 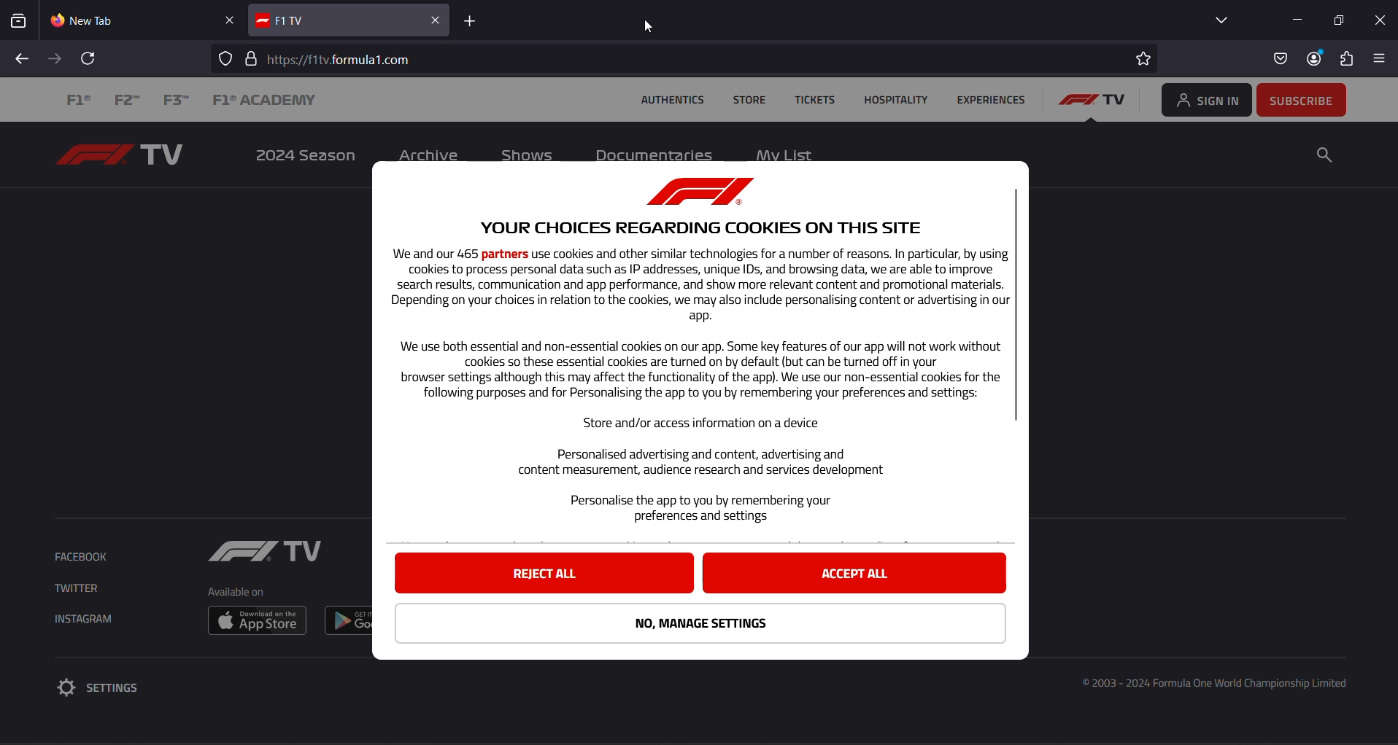 What do you see at coordinates (350, 620) in the screenshot?
I see `get it from google play` at bounding box center [350, 620].